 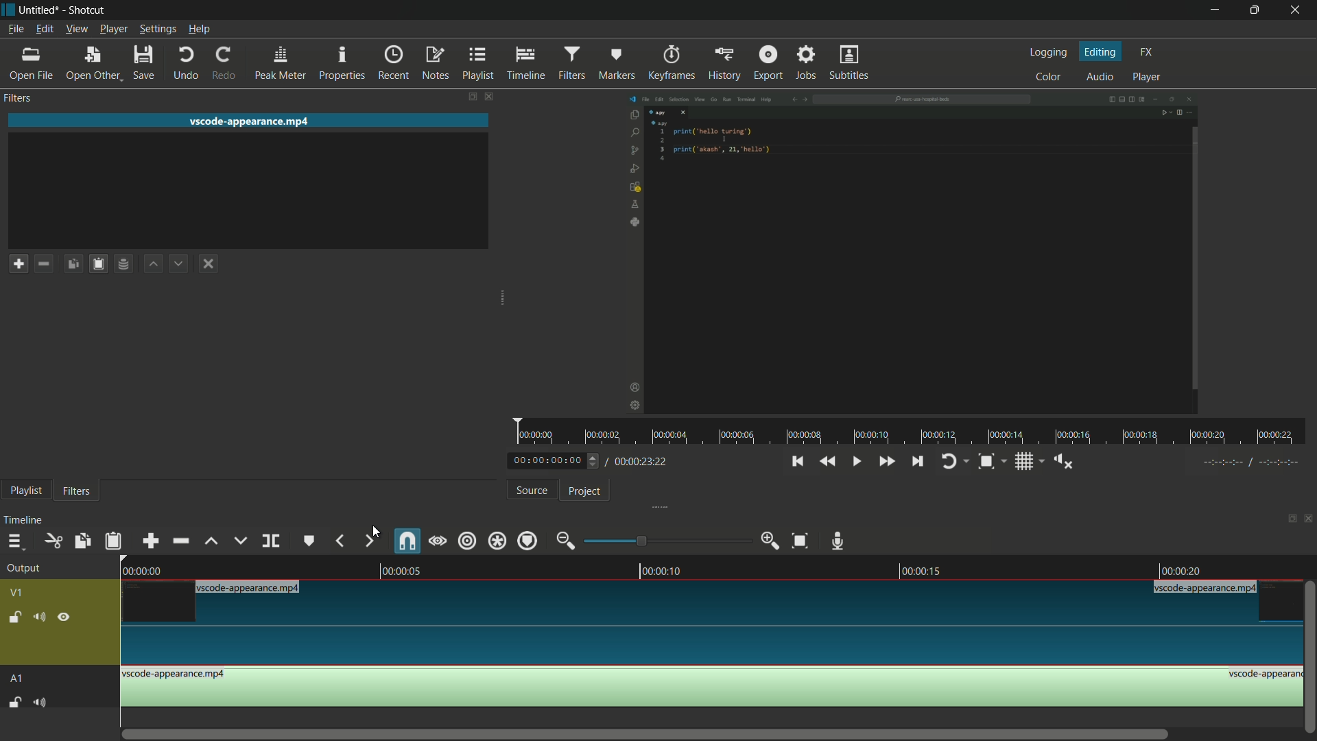 I want to click on copy checked filters, so click(x=73, y=262).